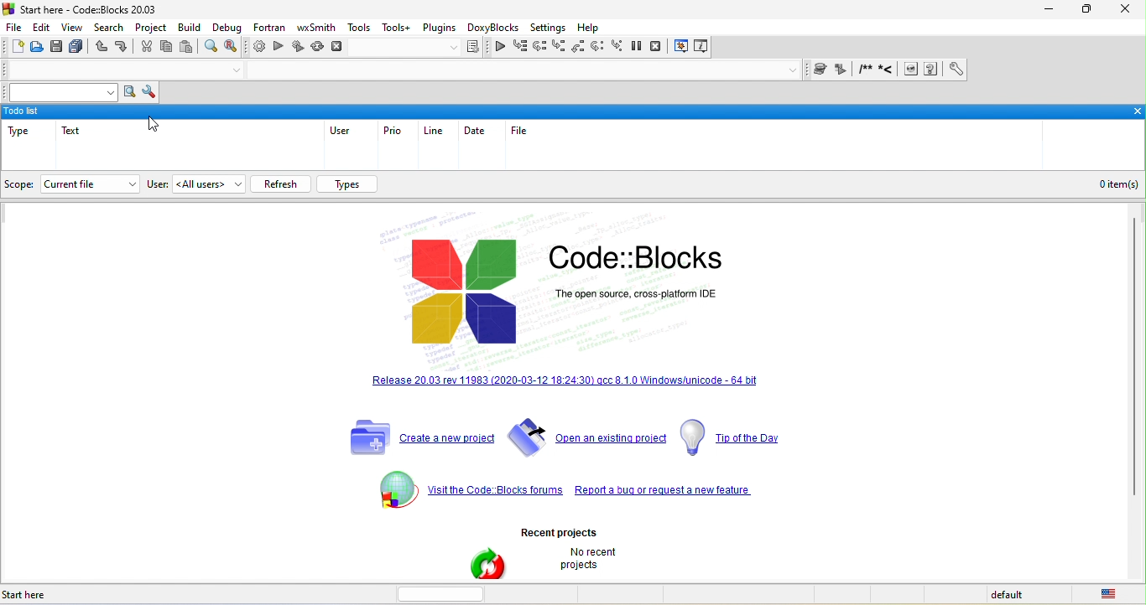 This screenshot has height=605, width=1146. What do you see at coordinates (394, 488) in the screenshot?
I see `sign` at bounding box center [394, 488].